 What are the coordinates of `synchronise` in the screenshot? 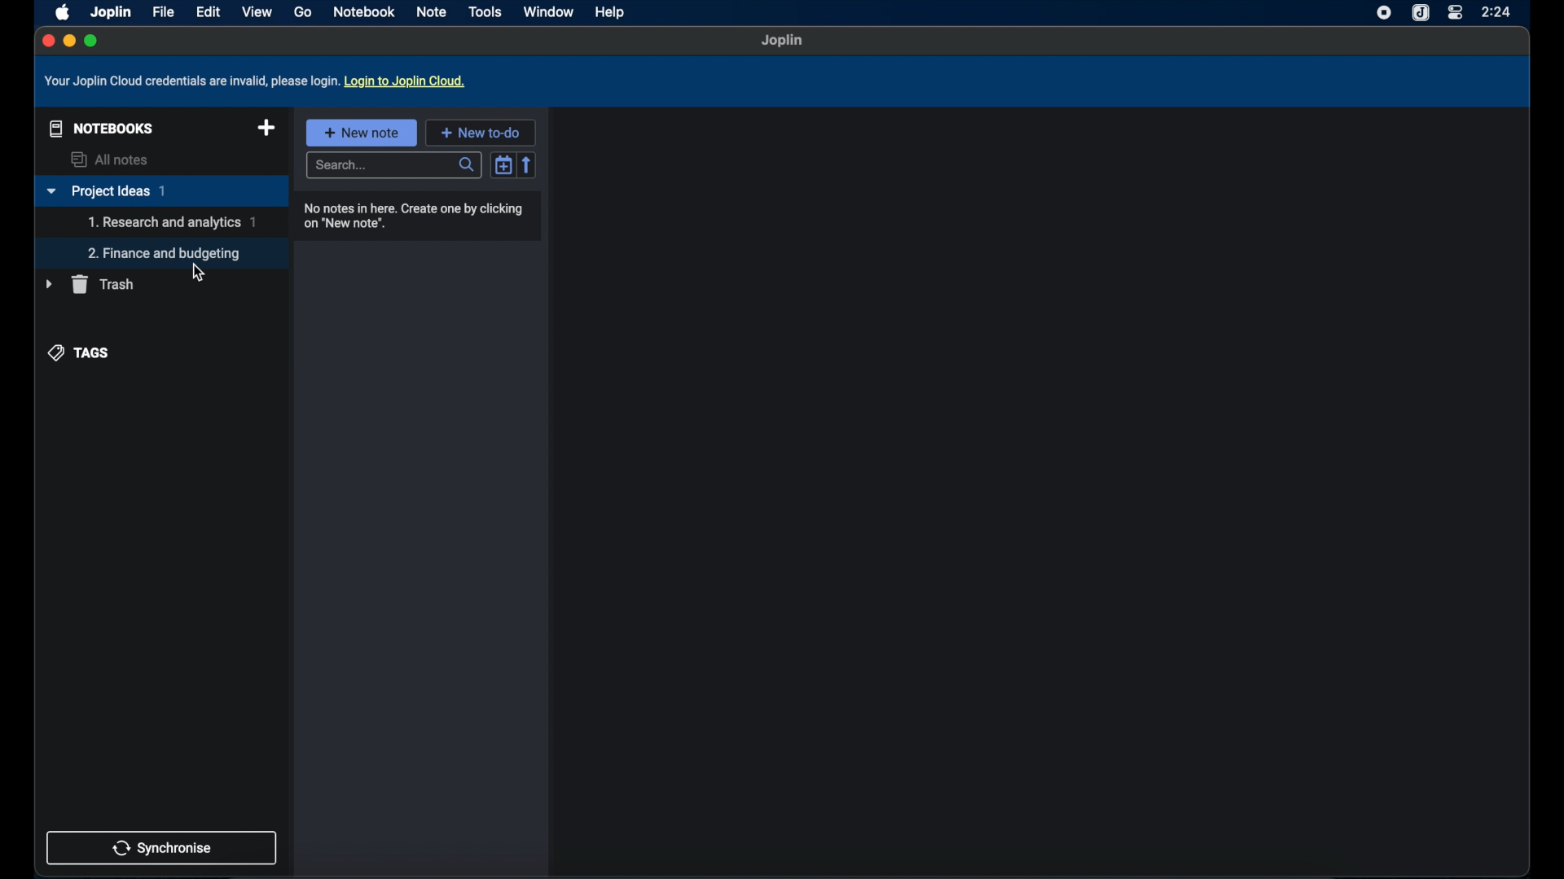 It's located at (162, 847).